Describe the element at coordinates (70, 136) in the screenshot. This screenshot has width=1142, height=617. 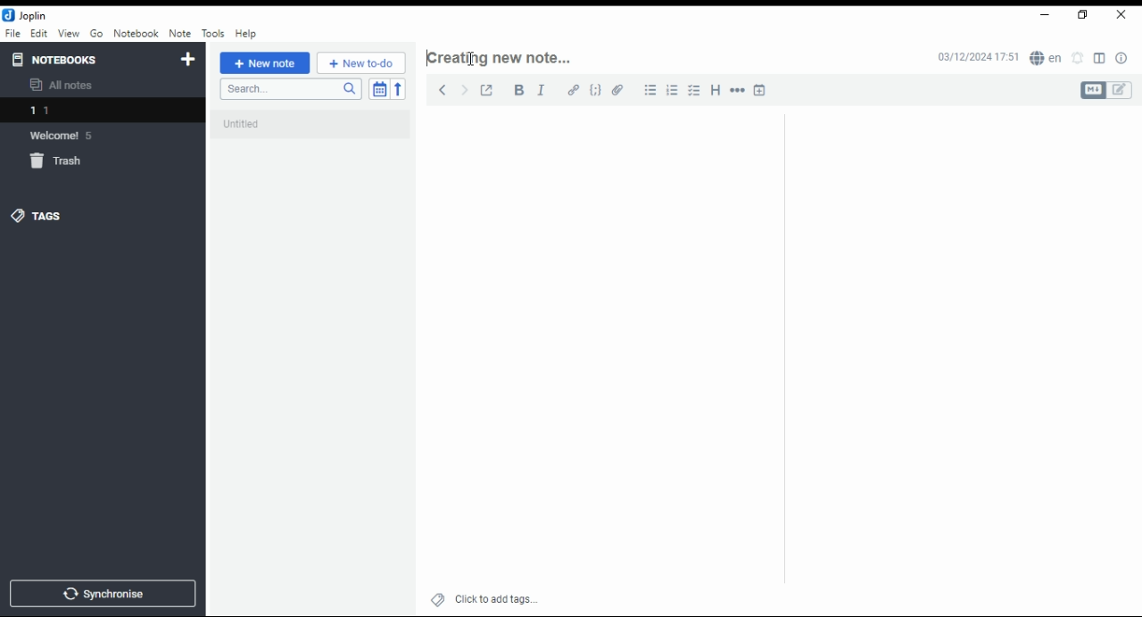
I see `Welcome 5` at that location.